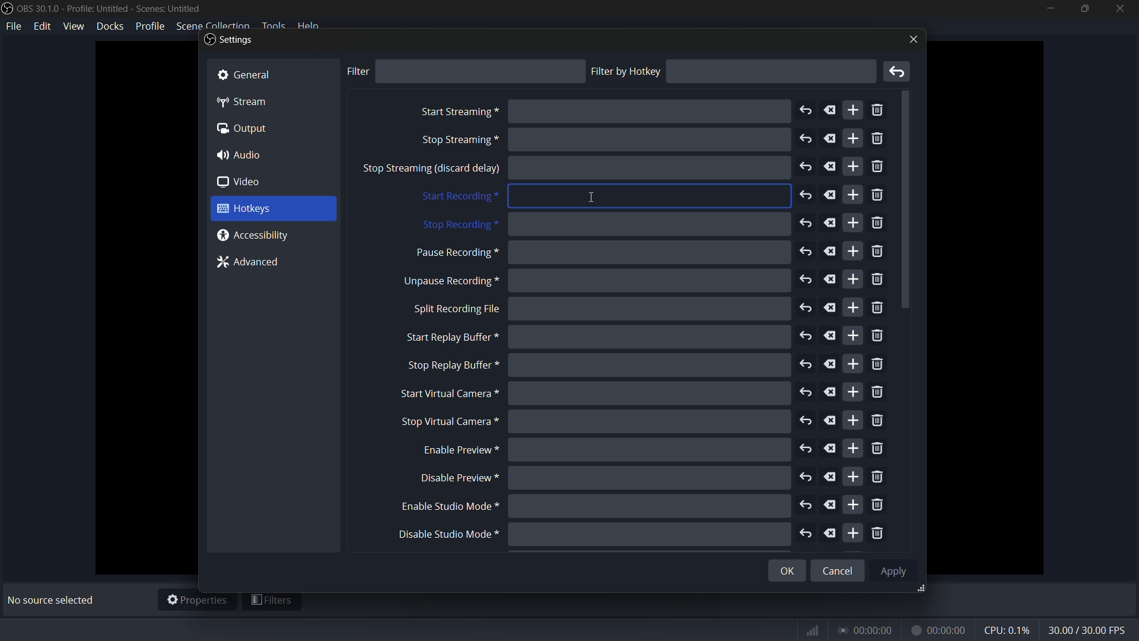 The image size is (1139, 641). Describe the element at coordinates (807, 421) in the screenshot. I see `undo` at that location.